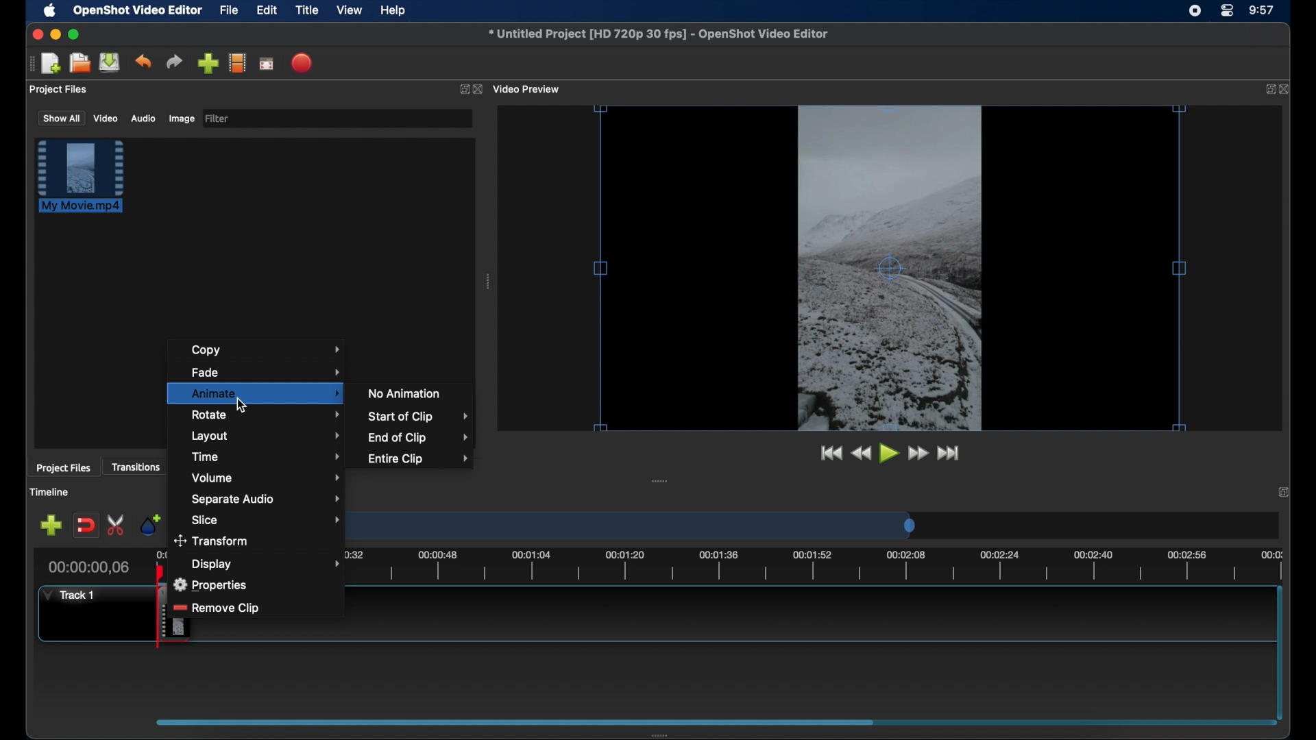  What do you see at coordinates (267, 11) in the screenshot?
I see `edit` at bounding box center [267, 11].